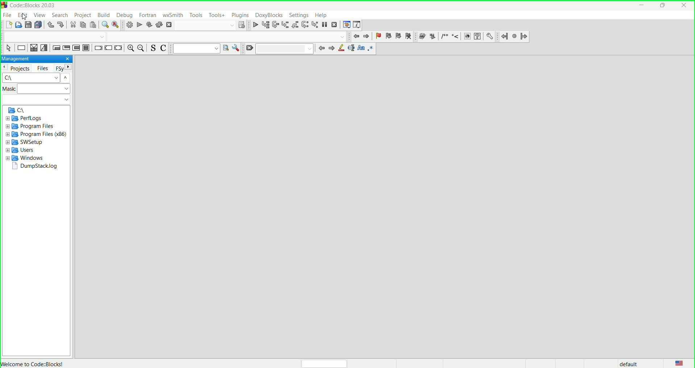 The height and width of the screenshot is (368, 695). What do you see at coordinates (204, 25) in the screenshot?
I see `Search` at bounding box center [204, 25].